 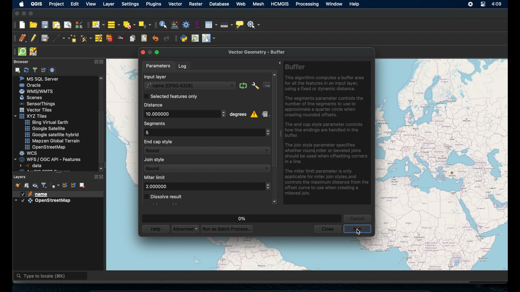 I want to click on advanced options, so click(x=255, y=86).